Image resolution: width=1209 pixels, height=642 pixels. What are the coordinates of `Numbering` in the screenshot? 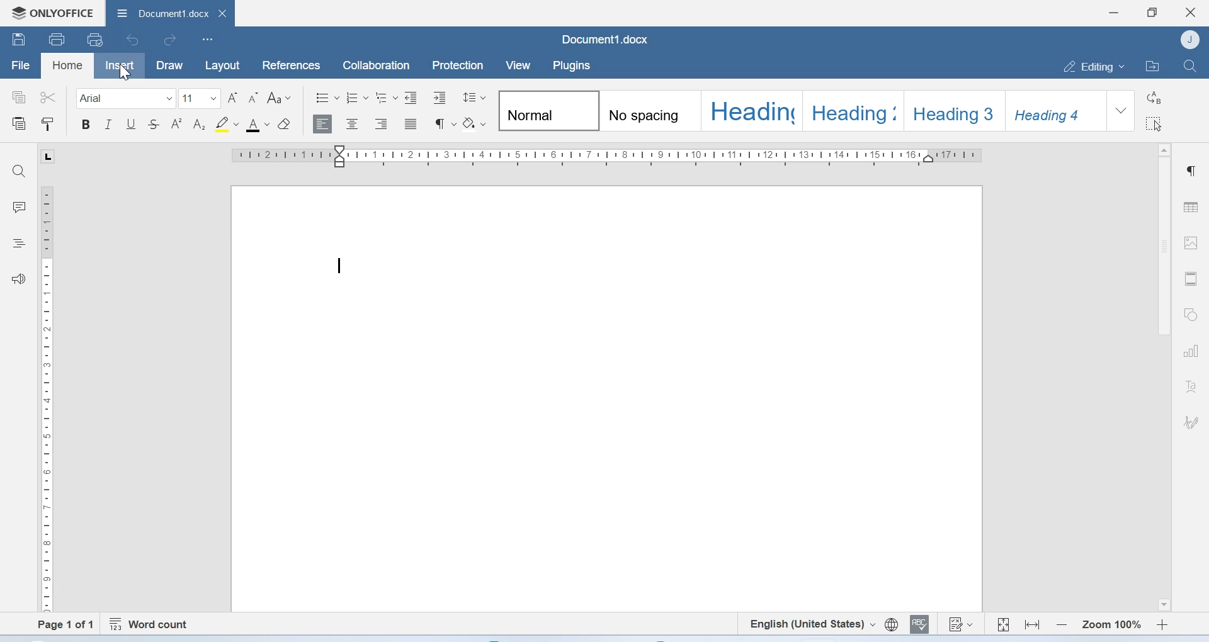 It's located at (357, 98).